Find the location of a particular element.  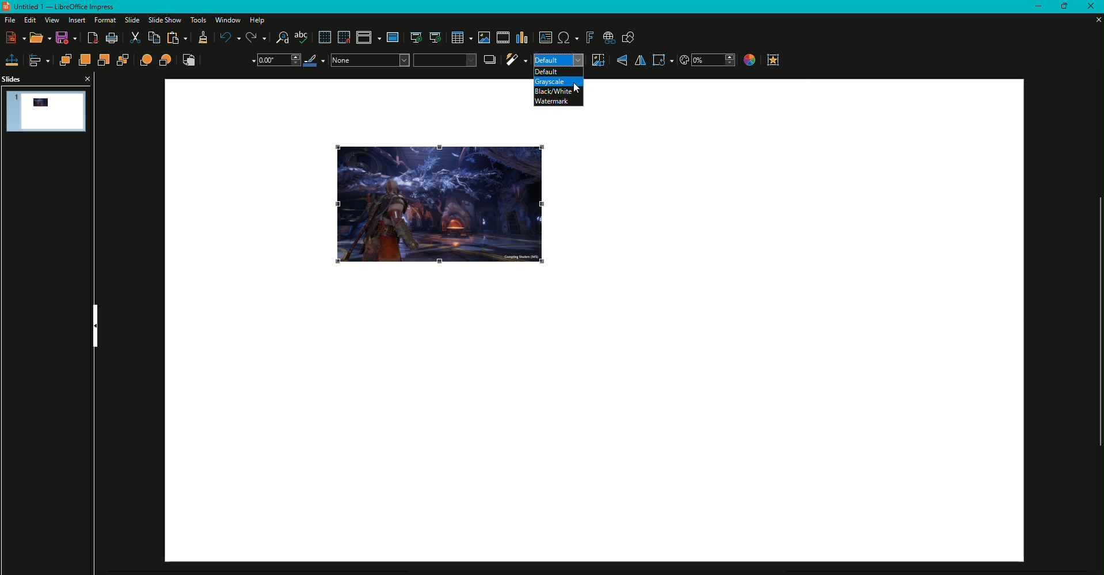

Transparency is located at coordinates (707, 60).